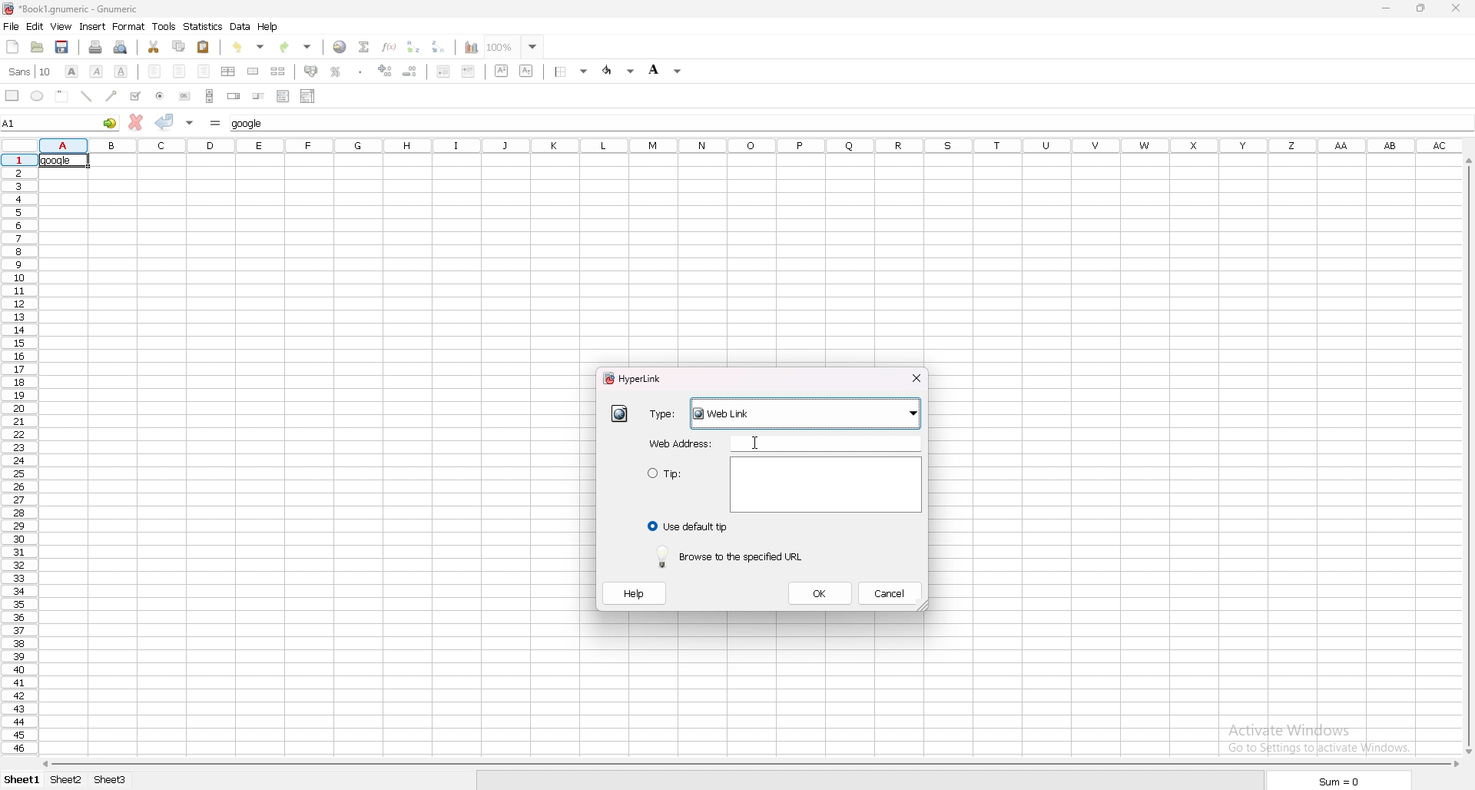  I want to click on Sheet 2, so click(68, 780).